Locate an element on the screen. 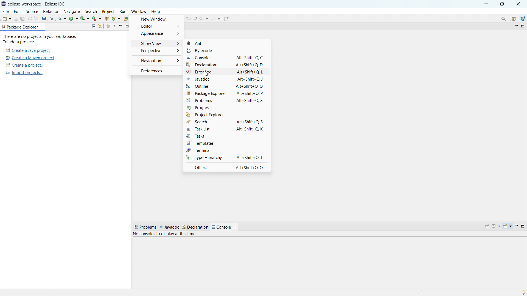 The height and width of the screenshot is (296, 527). new is located at coordinates (6, 18).